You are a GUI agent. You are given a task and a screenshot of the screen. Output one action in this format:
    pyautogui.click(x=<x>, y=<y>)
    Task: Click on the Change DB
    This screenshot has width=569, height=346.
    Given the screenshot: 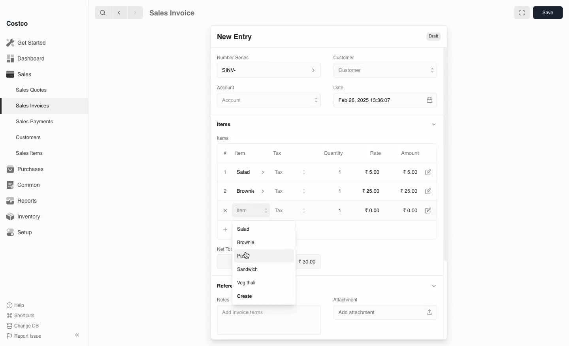 What is the action you would take?
    pyautogui.click(x=21, y=325)
    